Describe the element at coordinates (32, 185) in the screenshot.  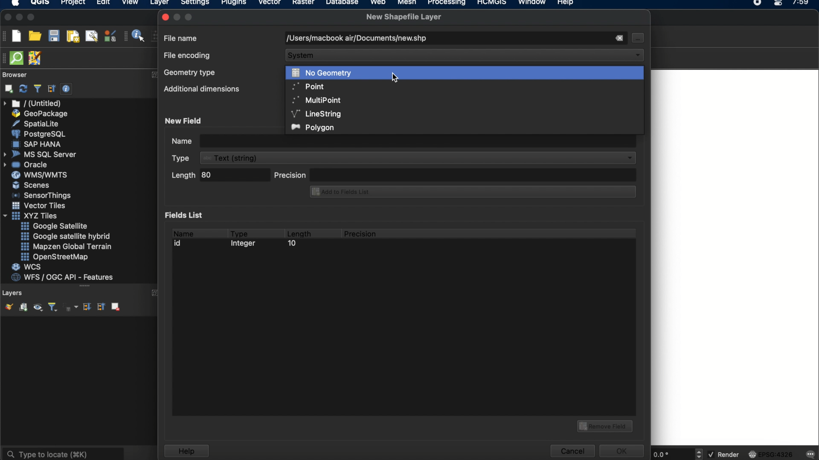
I see `scenes` at that location.